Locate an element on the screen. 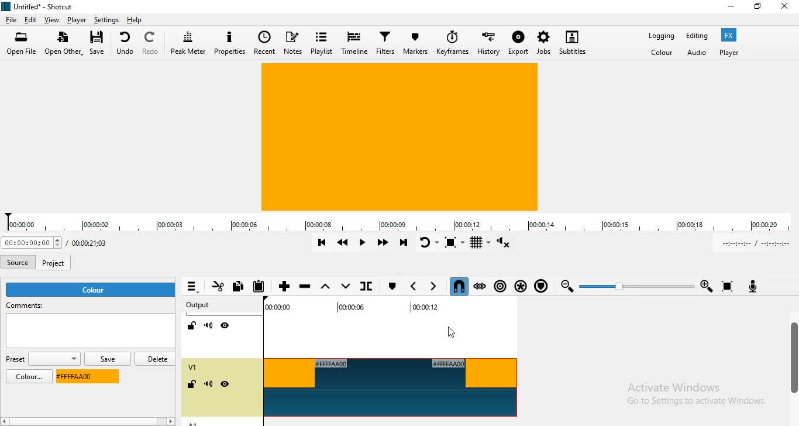 The height and width of the screenshot is (426, 799). Mute is located at coordinates (209, 326).